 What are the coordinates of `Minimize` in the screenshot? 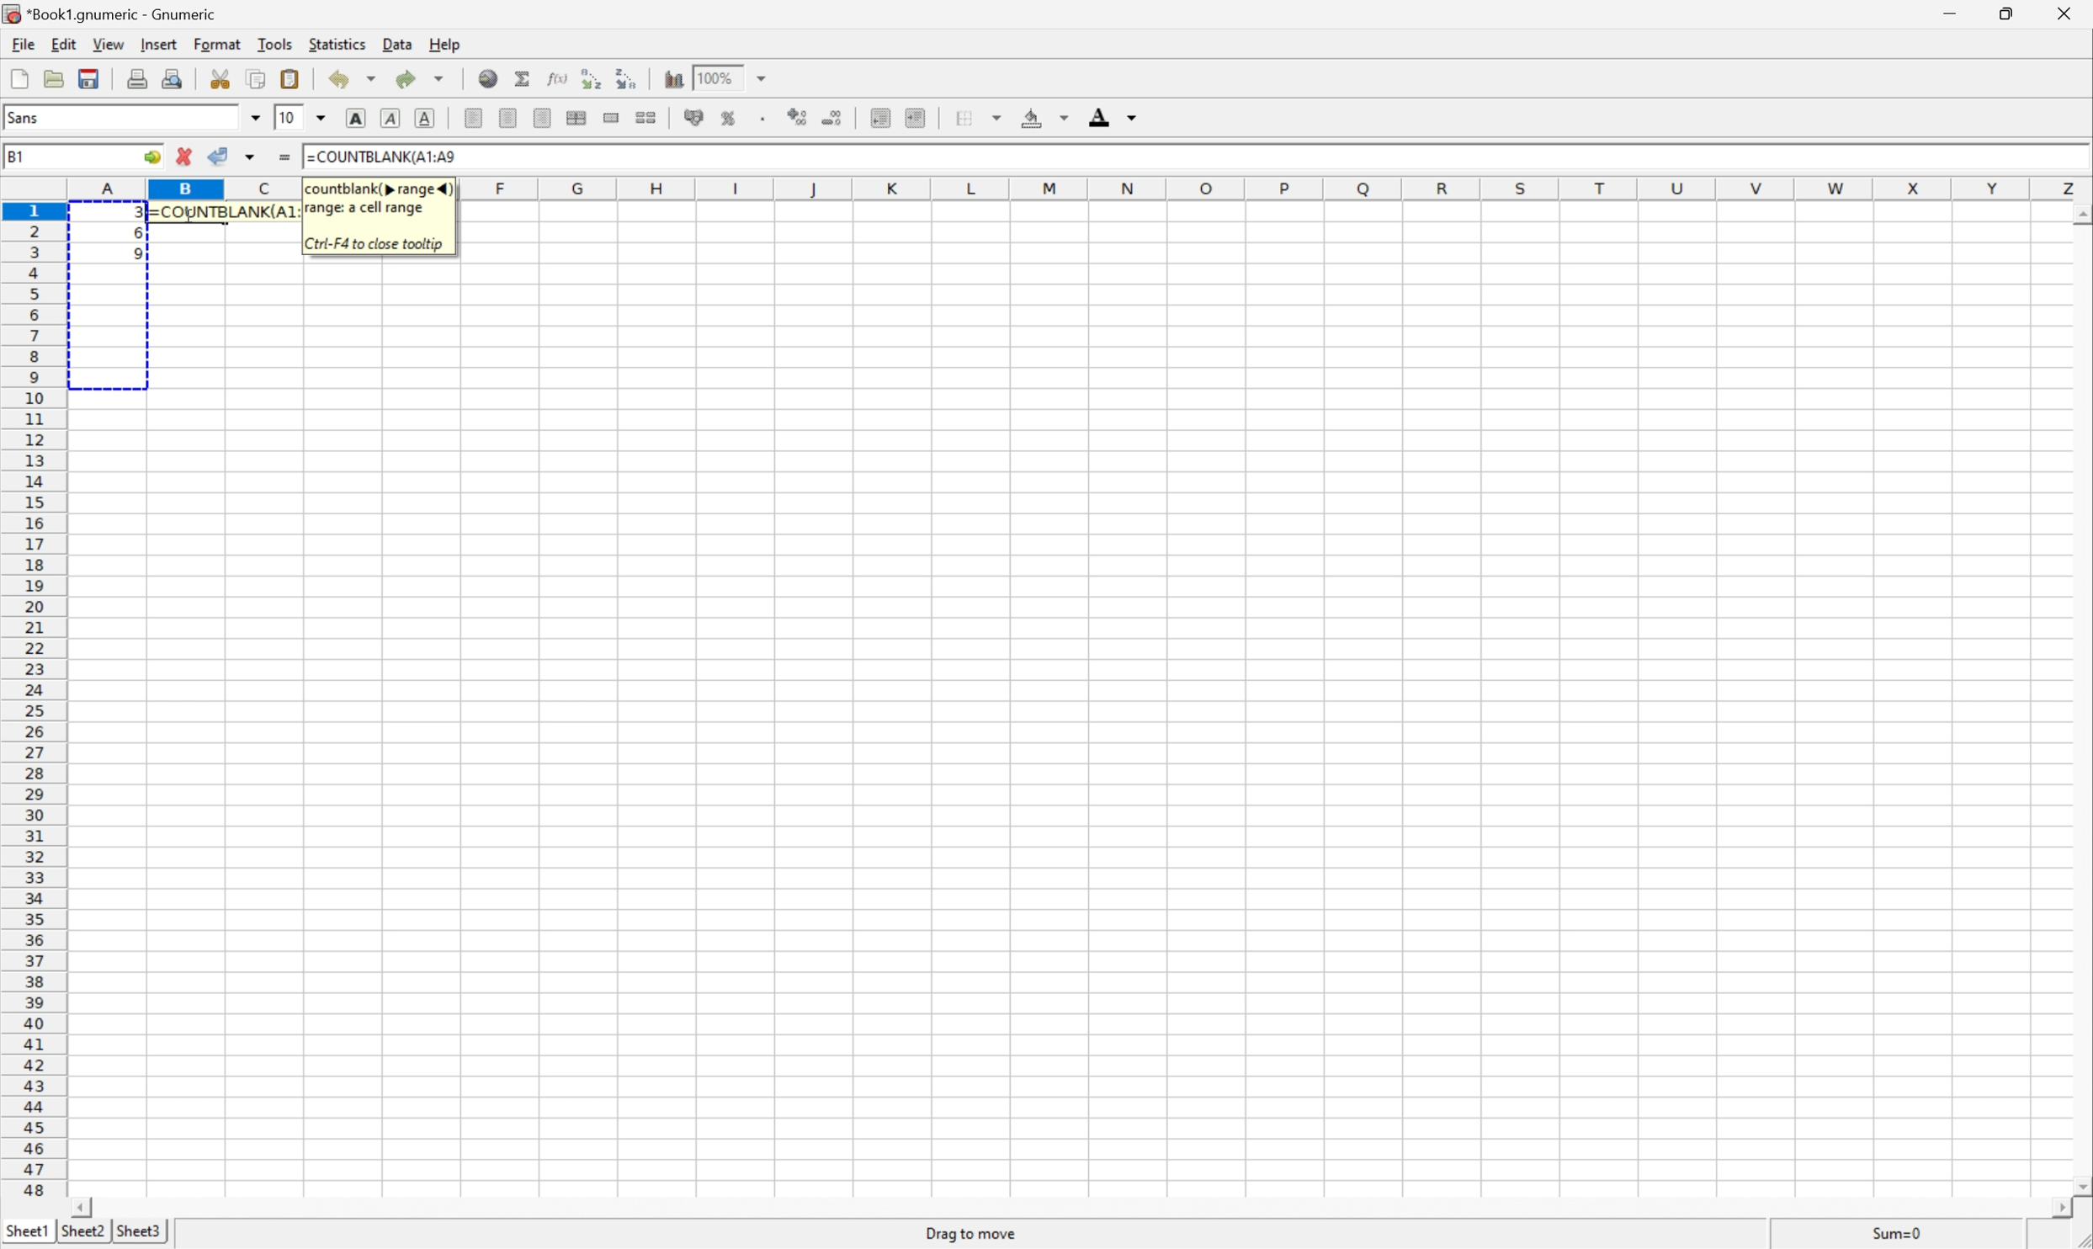 It's located at (1947, 13).